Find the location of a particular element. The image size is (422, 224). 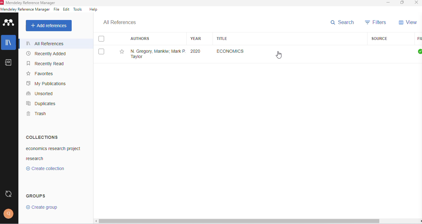

minimize is located at coordinates (389, 3).